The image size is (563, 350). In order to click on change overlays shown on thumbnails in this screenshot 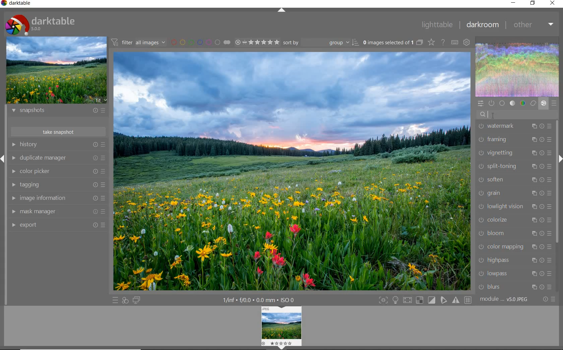, I will do `click(431, 43)`.